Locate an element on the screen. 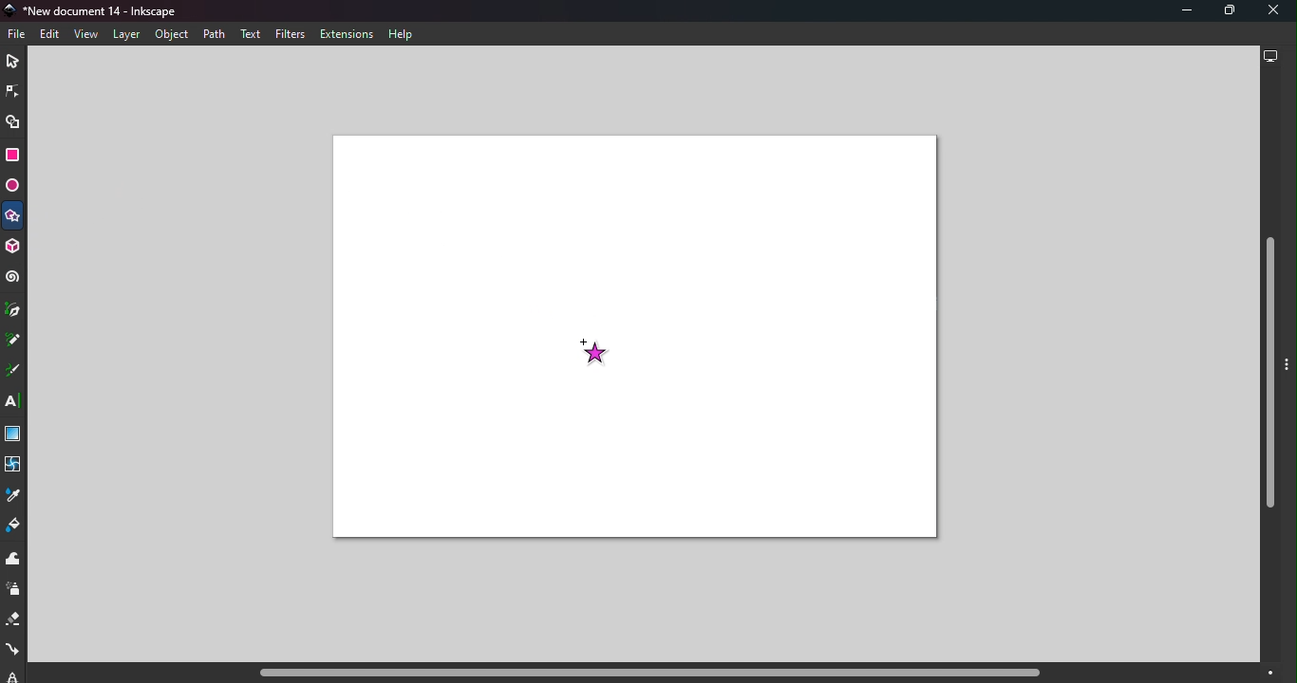 Image resolution: width=1297 pixels, height=683 pixels. Edit is located at coordinates (49, 35).